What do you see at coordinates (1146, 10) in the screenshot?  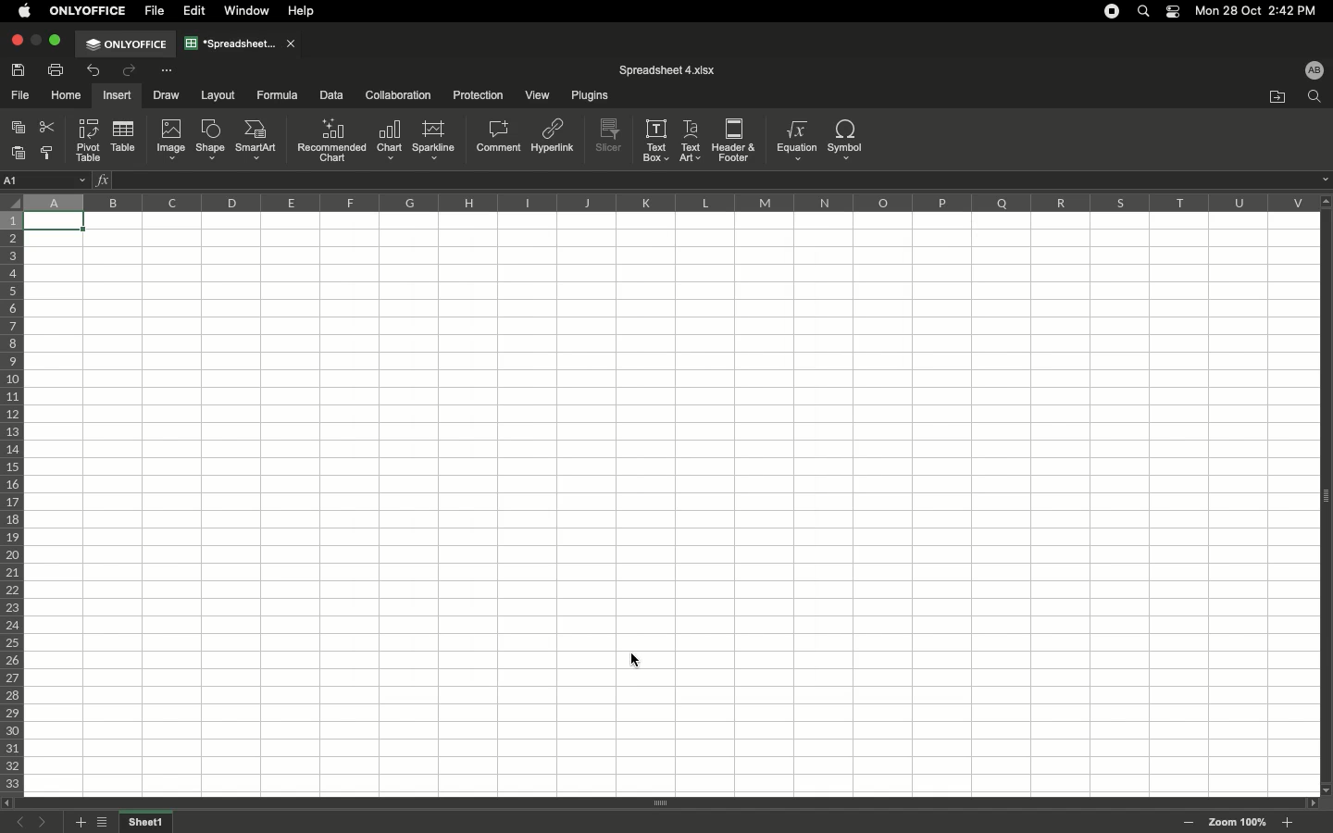 I see `Search` at bounding box center [1146, 10].